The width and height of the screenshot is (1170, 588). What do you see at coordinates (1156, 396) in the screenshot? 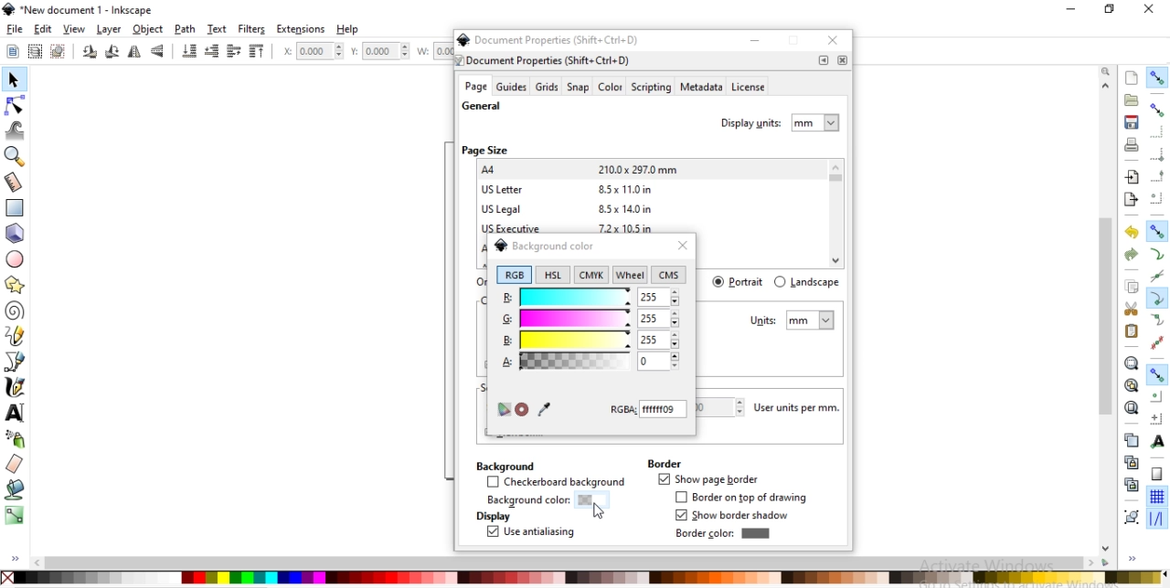
I see `snap centers of objects` at bounding box center [1156, 396].